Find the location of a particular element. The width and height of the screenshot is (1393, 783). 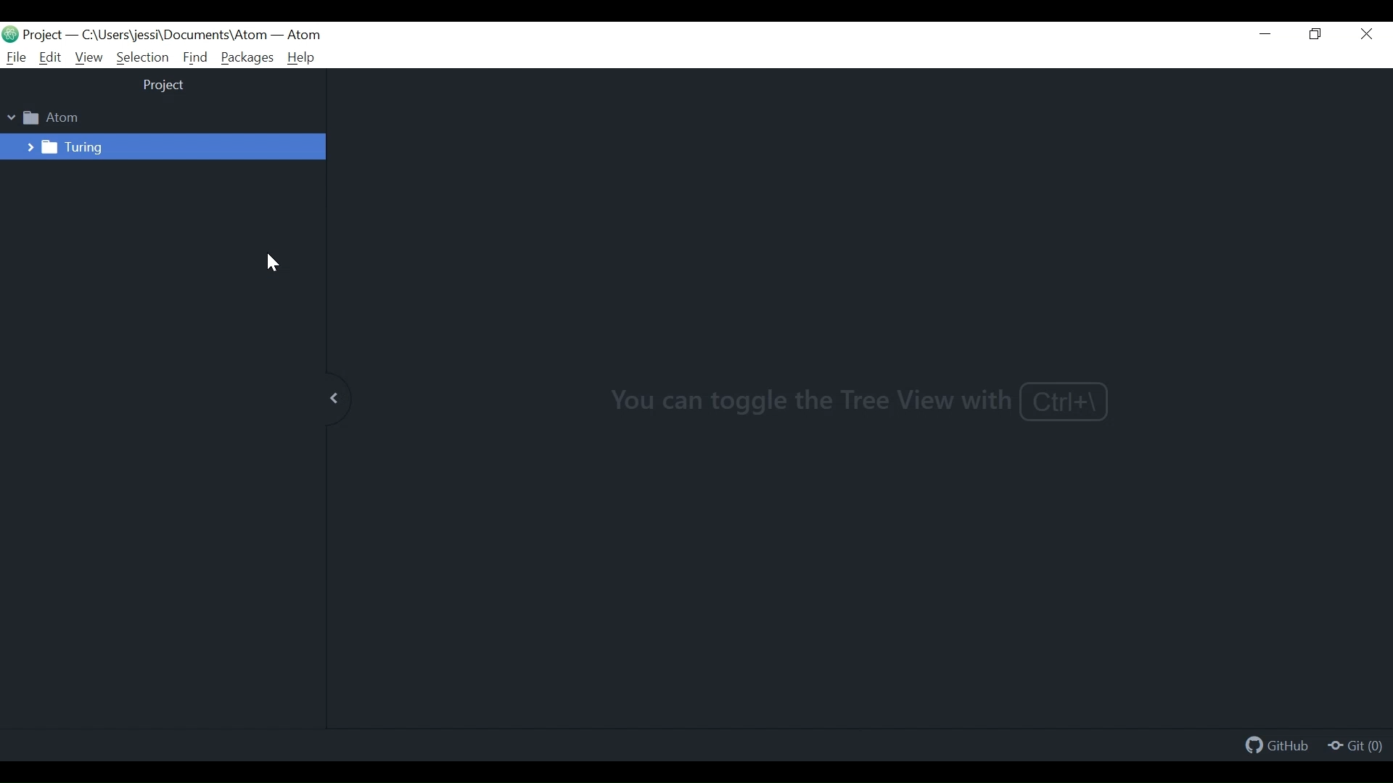

View is located at coordinates (88, 58).